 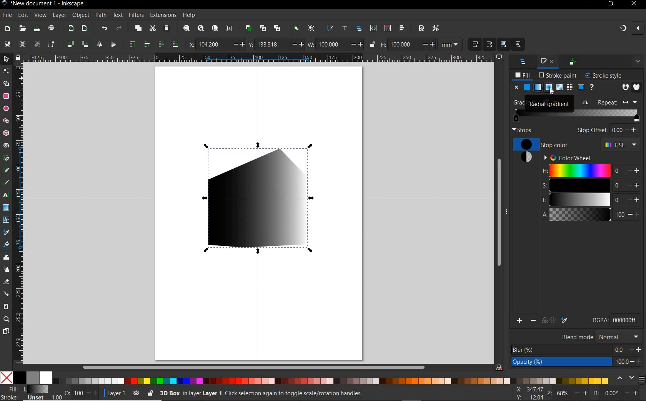 I want to click on CLOSE, so click(x=633, y=6).